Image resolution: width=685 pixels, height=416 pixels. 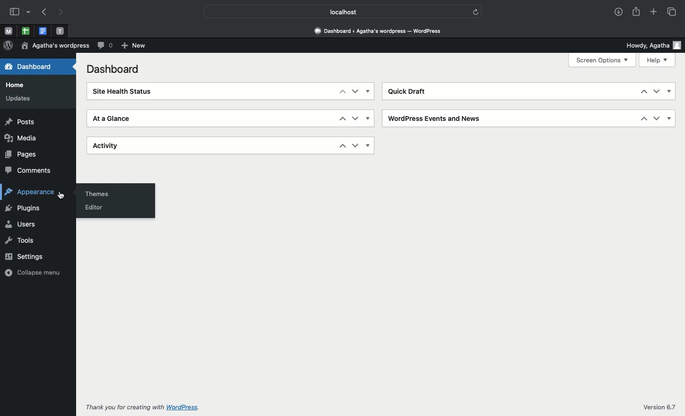 What do you see at coordinates (670, 118) in the screenshot?
I see `Show` at bounding box center [670, 118].